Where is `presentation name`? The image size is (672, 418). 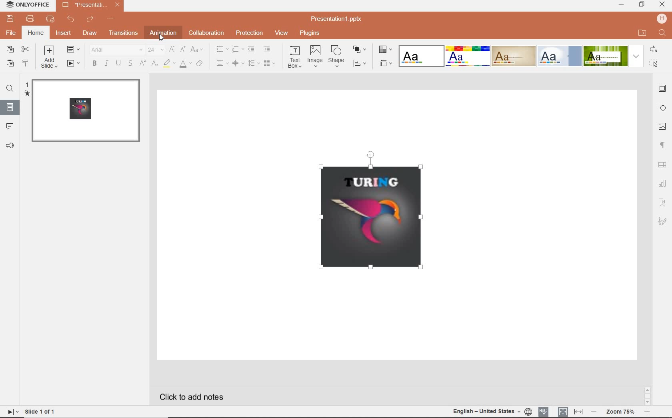
presentation name is located at coordinates (337, 20).